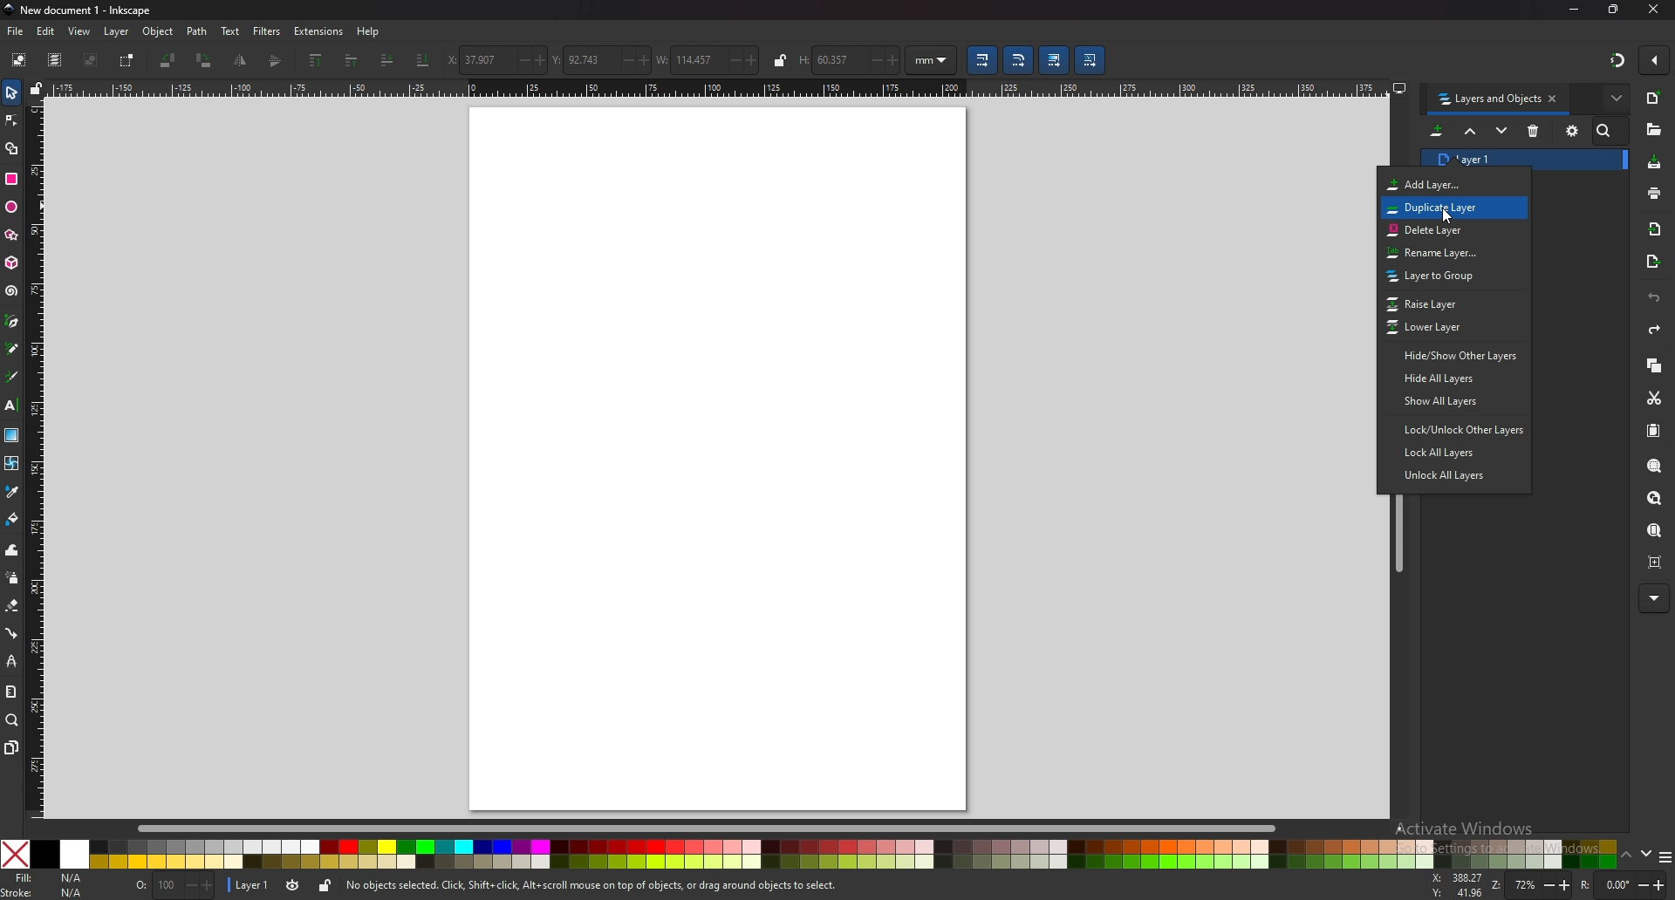  What do you see at coordinates (1400, 535) in the screenshot?
I see `scroll bar` at bounding box center [1400, 535].